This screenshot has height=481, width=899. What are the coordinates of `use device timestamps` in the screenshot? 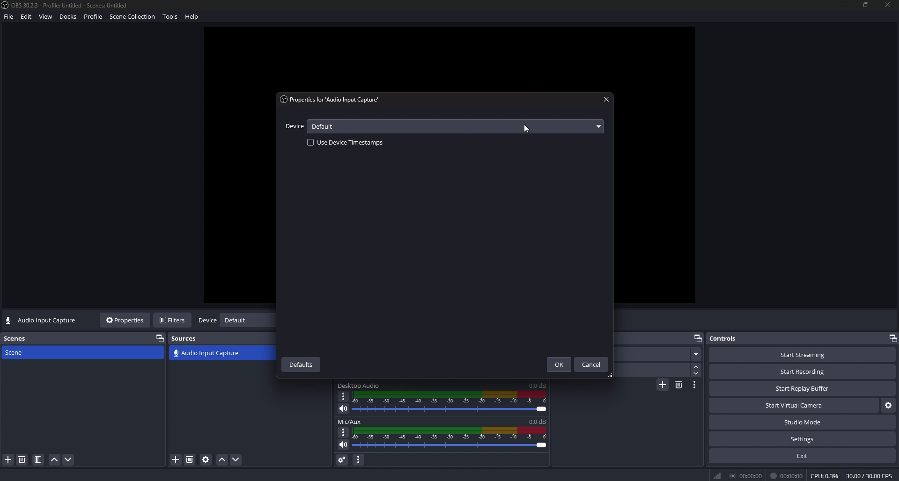 It's located at (346, 142).